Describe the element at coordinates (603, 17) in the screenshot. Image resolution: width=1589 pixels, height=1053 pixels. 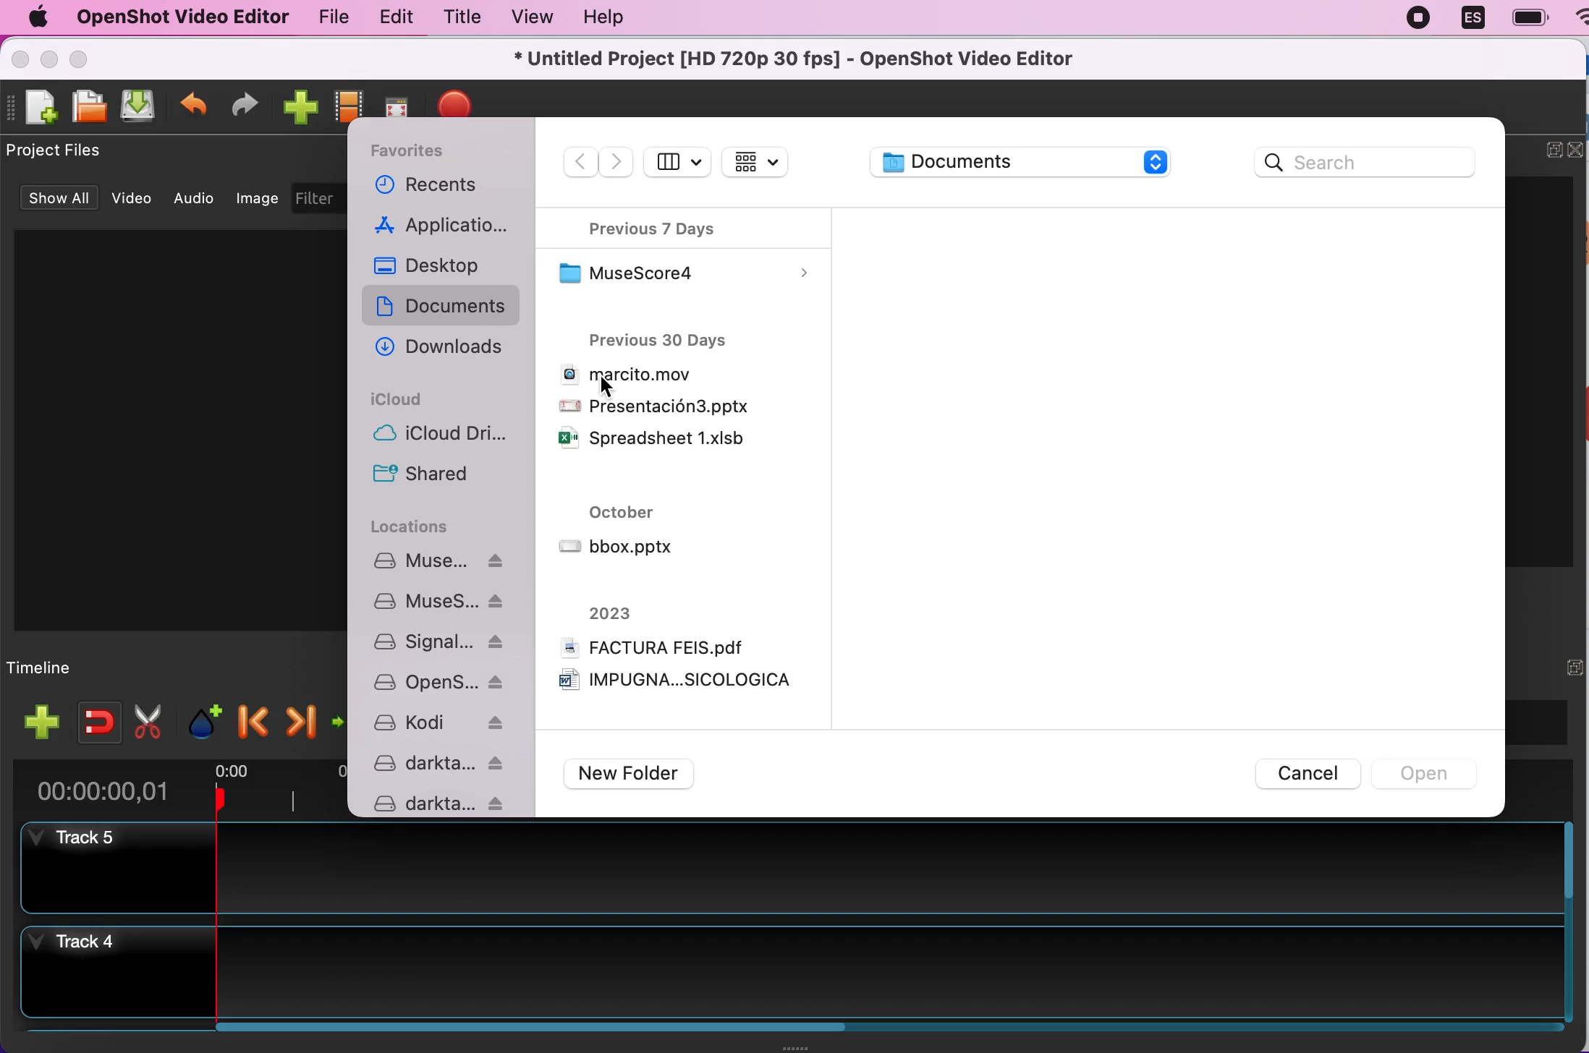
I see `help` at that location.